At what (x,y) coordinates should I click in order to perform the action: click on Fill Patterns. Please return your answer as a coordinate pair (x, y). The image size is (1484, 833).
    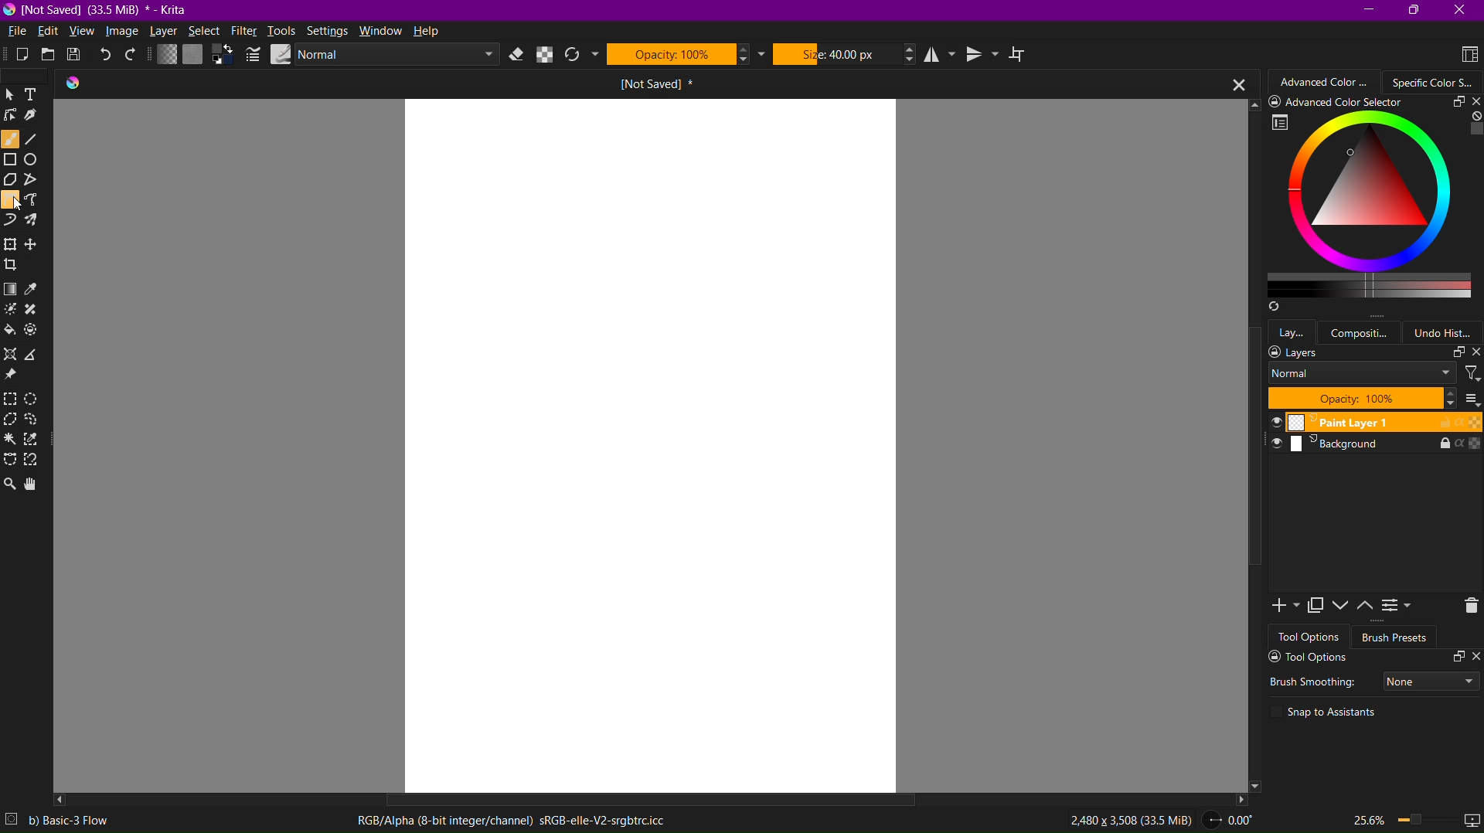
    Looking at the image, I should click on (192, 56).